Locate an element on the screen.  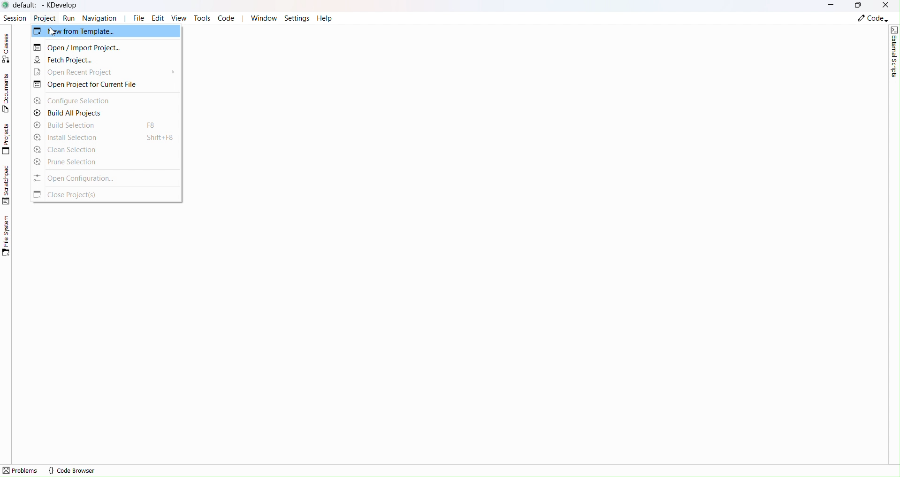
Build Selection is located at coordinates (93, 125).